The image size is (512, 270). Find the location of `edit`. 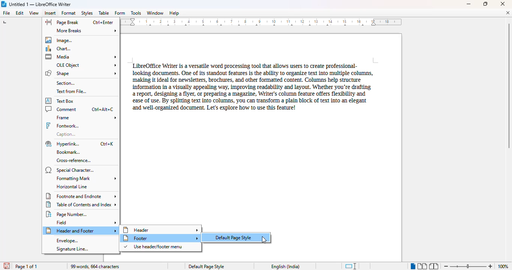

edit is located at coordinates (20, 13).